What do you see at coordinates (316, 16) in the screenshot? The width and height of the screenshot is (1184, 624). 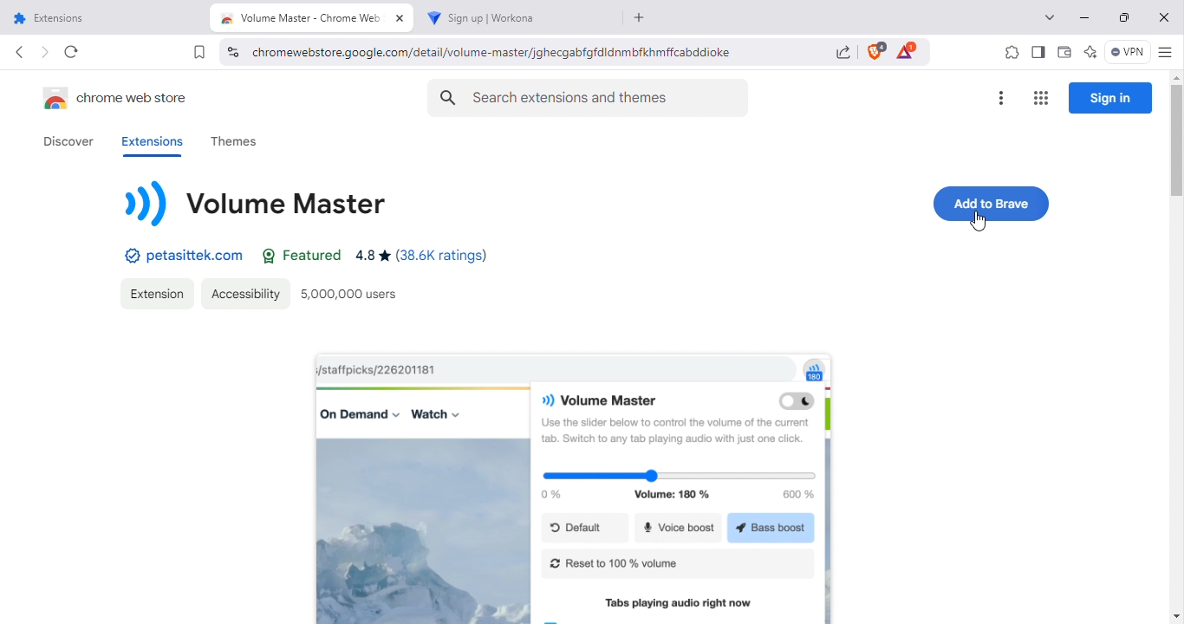 I see `Web store tab` at bounding box center [316, 16].